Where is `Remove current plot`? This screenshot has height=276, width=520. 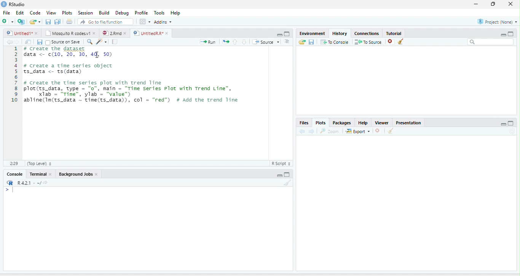
Remove current plot is located at coordinates (379, 130).